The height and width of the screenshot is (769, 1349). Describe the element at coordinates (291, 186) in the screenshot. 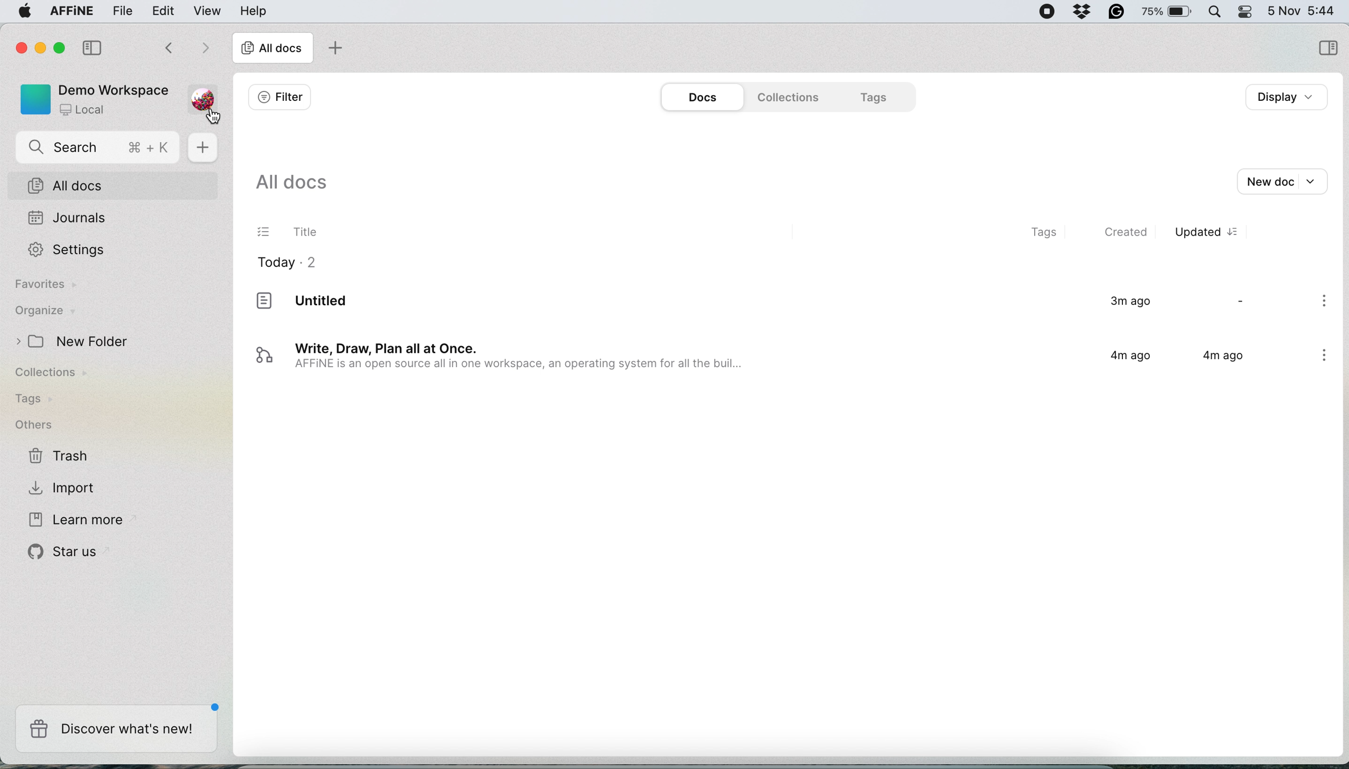

I see `all docs` at that location.